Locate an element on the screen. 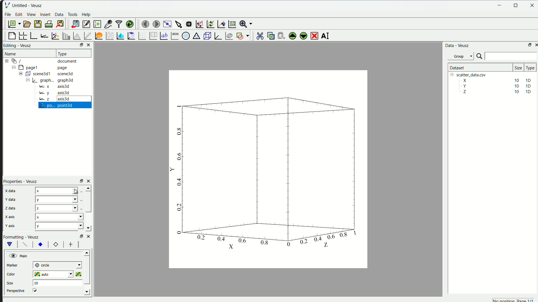 The height and width of the screenshot is (302, 538). histogram of dataset is located at coordinates (76, 36).